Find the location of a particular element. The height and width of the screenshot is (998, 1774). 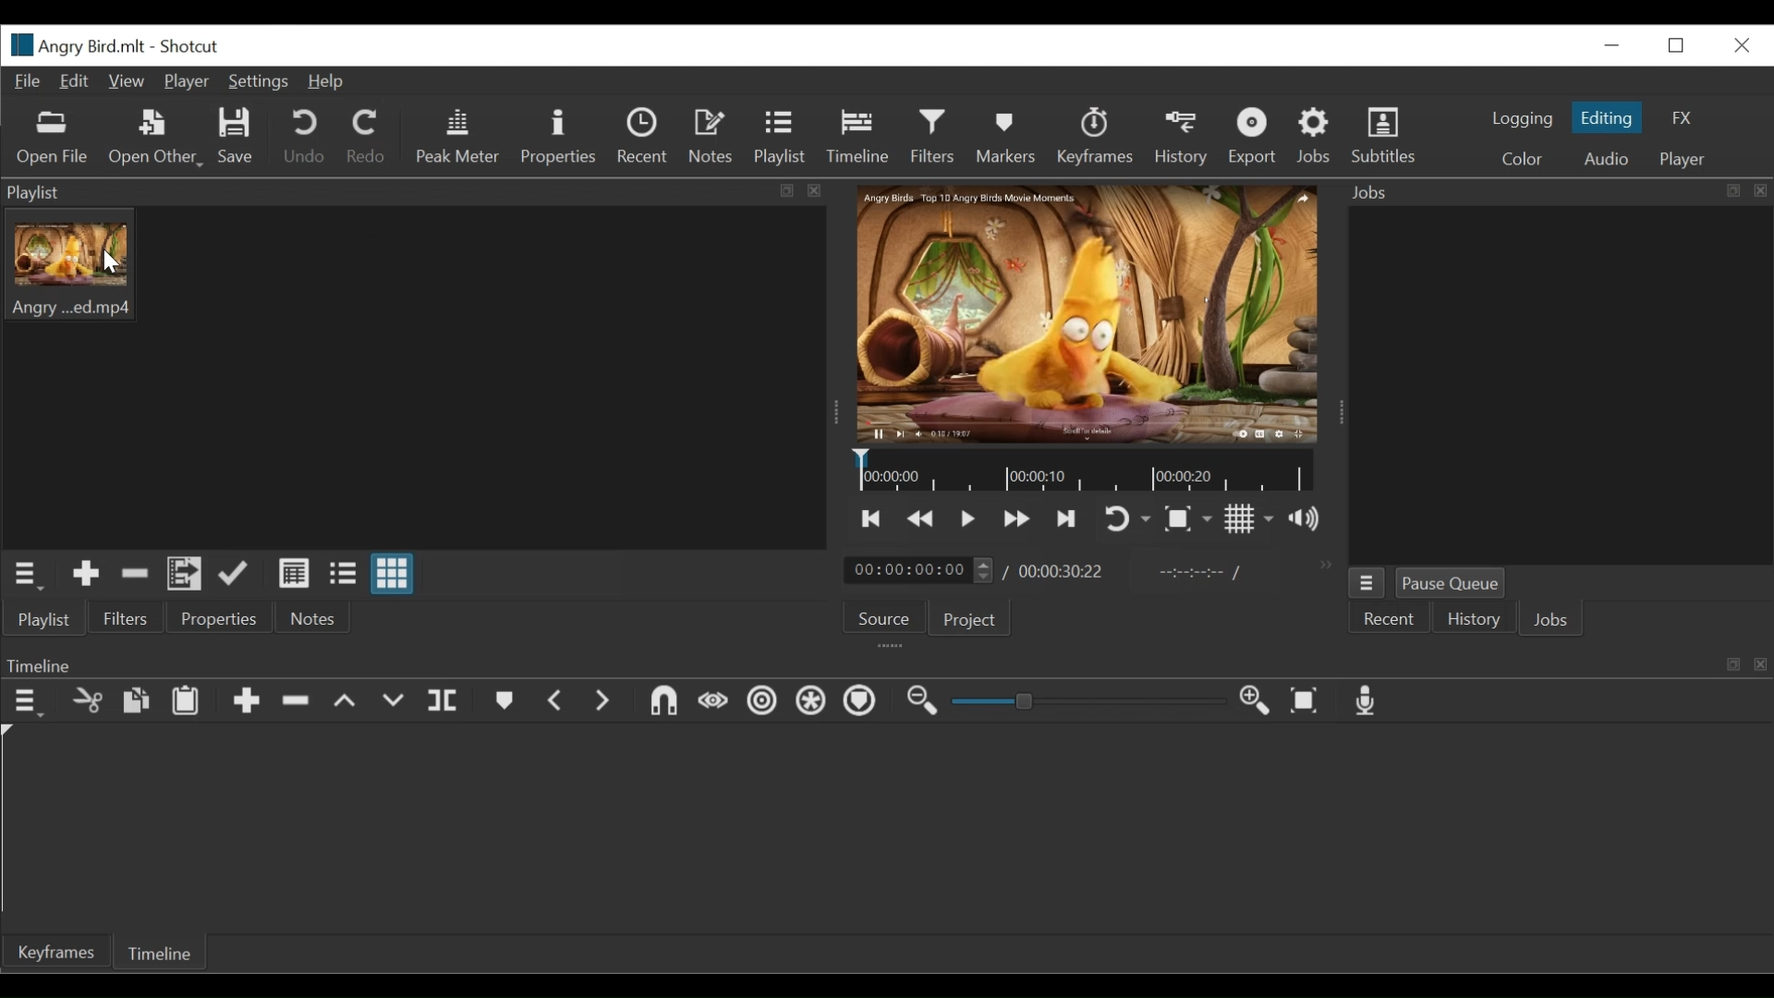

History is located at coordinates (1182, 138).